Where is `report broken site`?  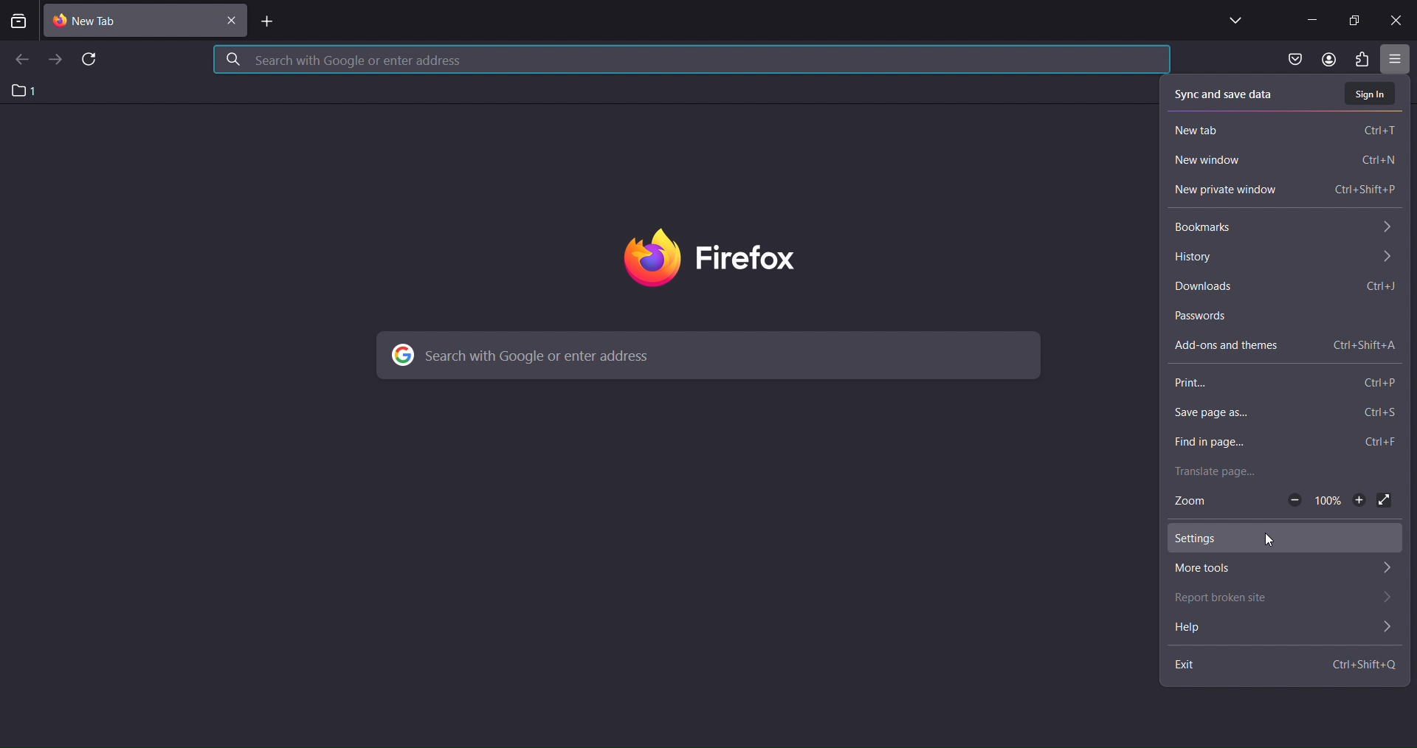 report broken site is located at coordinates (1286, 598).